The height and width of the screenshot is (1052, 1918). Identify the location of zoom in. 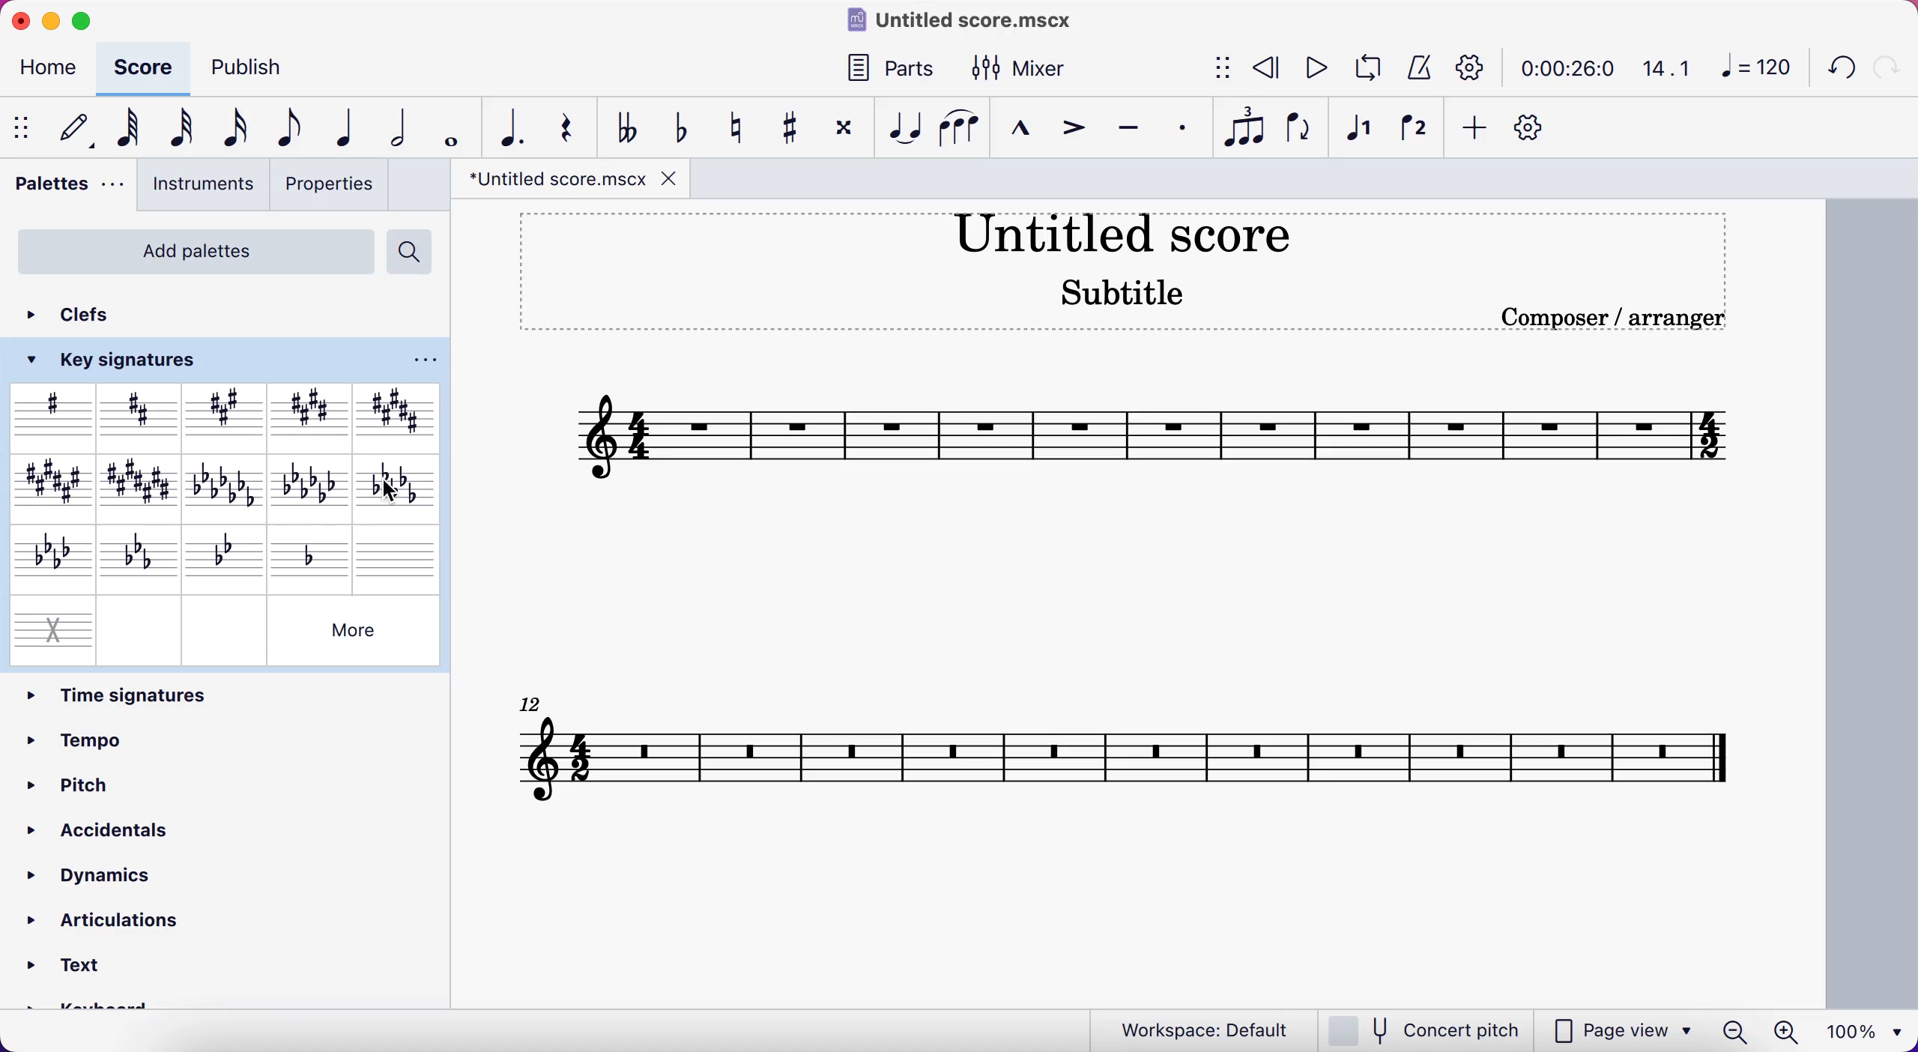
(1788, 1030).